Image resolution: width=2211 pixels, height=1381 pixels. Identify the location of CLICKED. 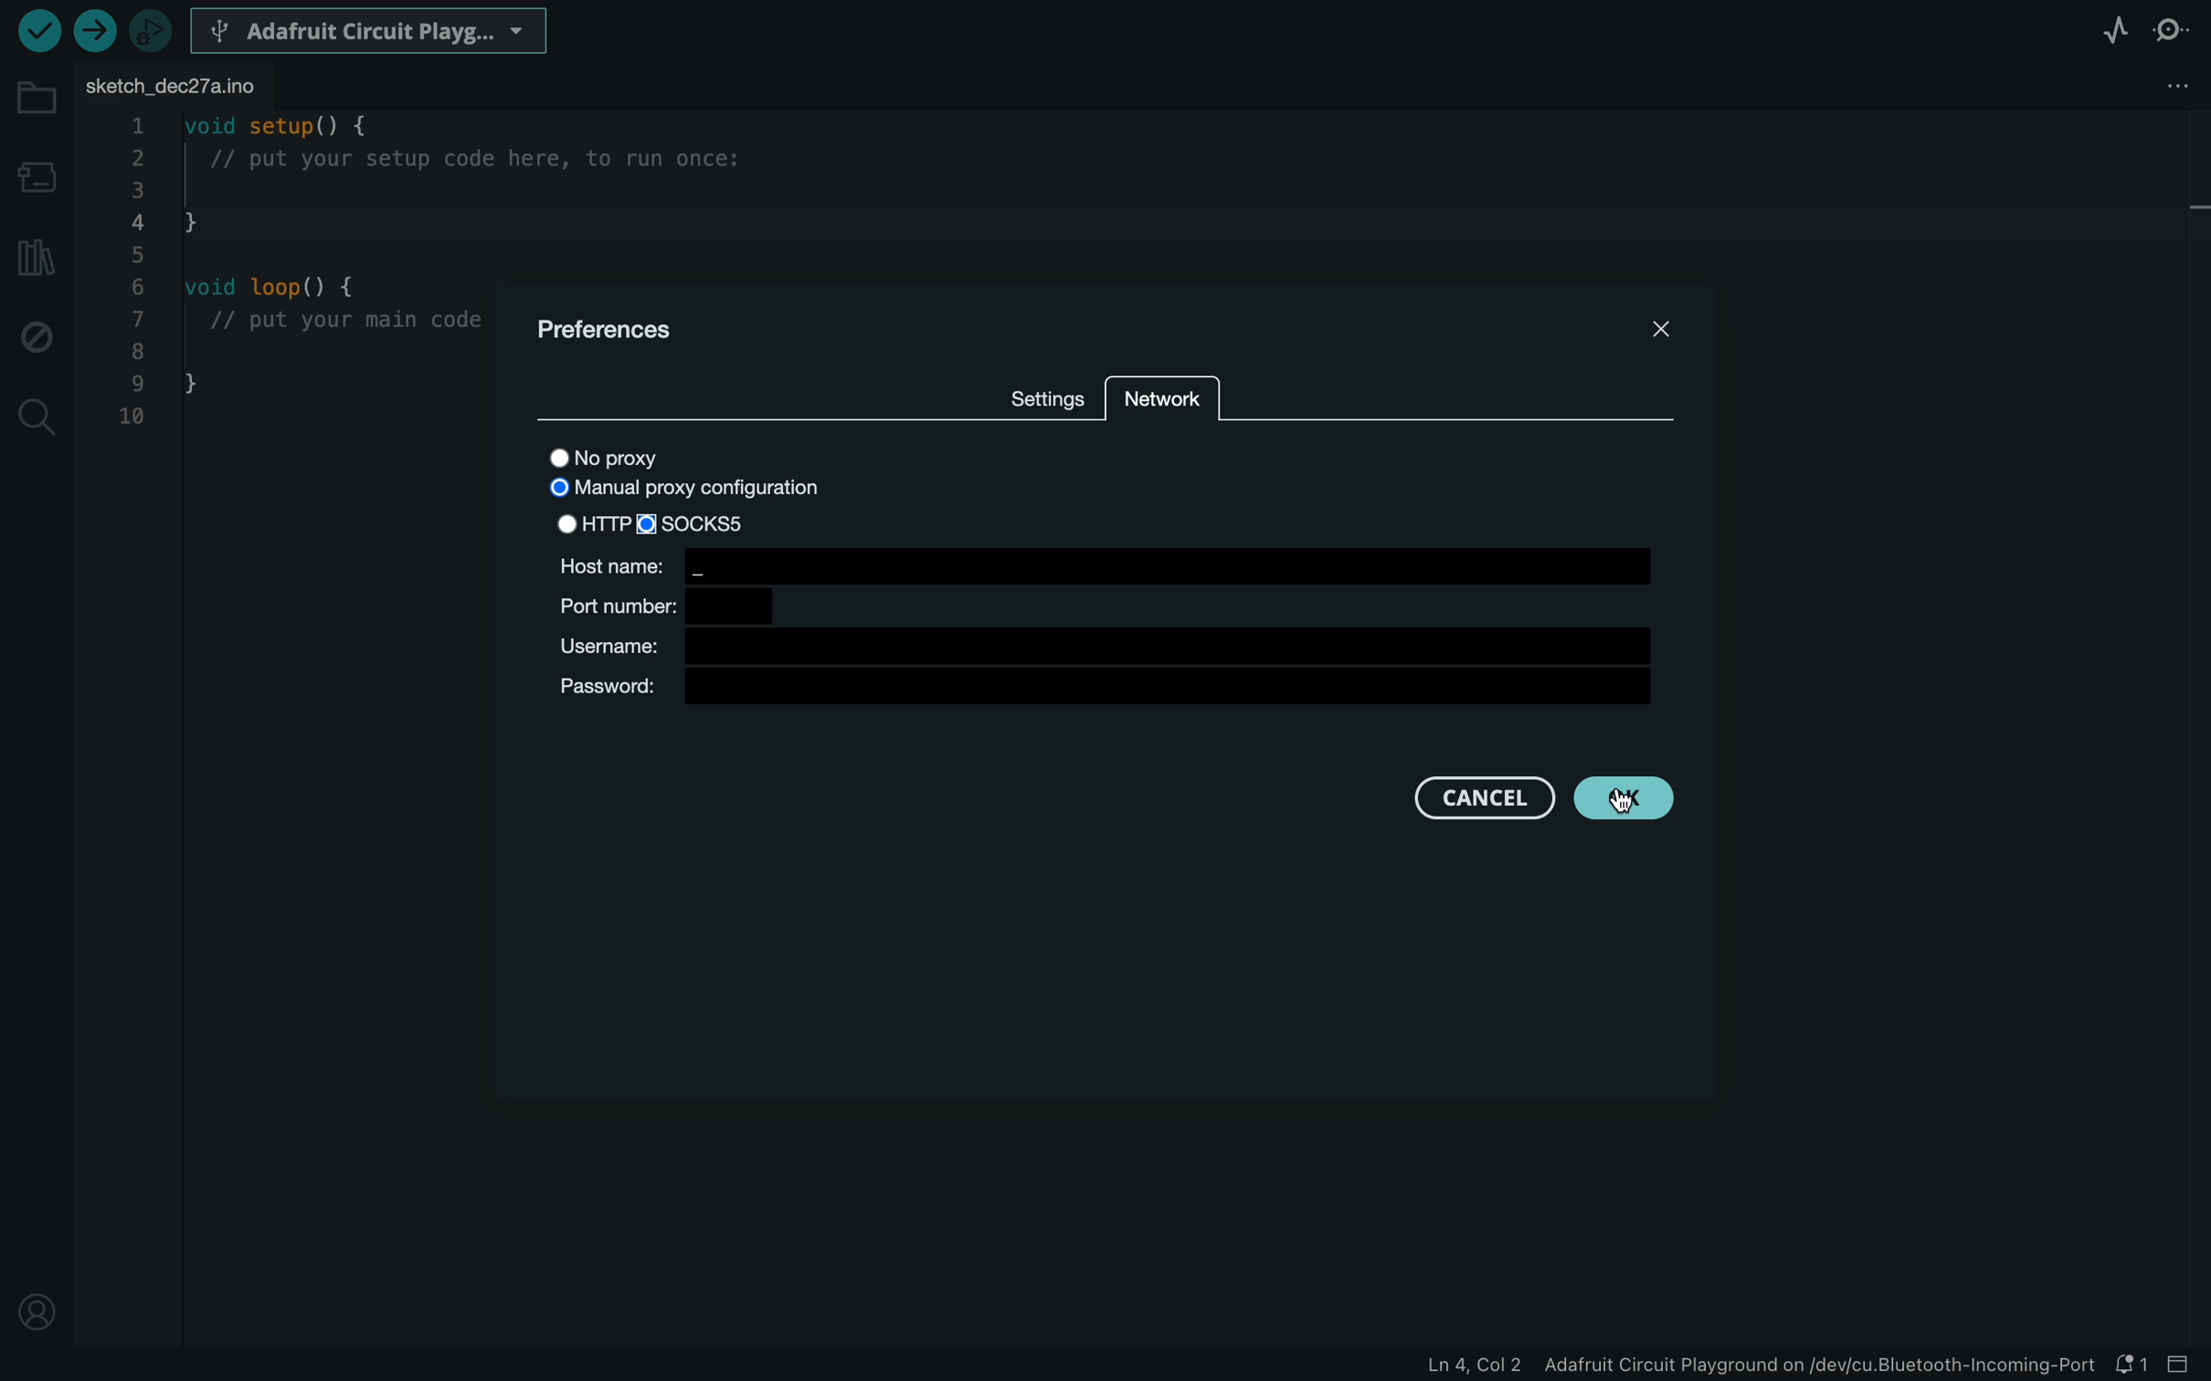
(1630, 800).